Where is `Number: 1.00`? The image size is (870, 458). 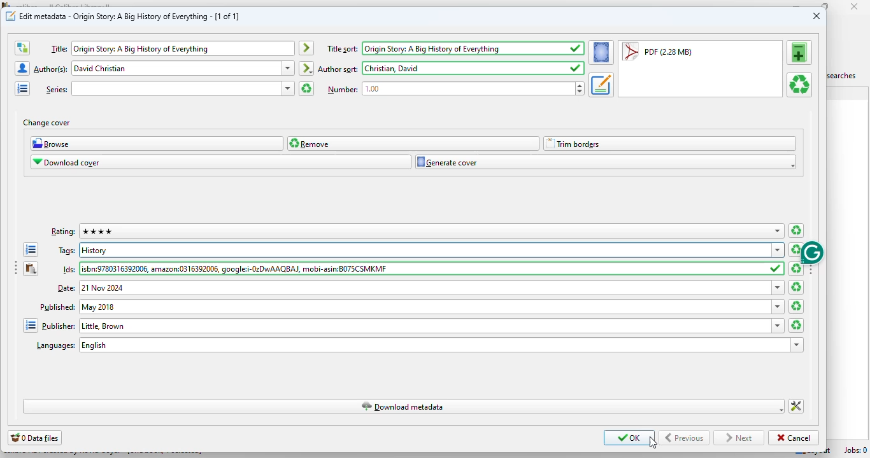
Number: 1.00 is located at coordinates (468, 88).